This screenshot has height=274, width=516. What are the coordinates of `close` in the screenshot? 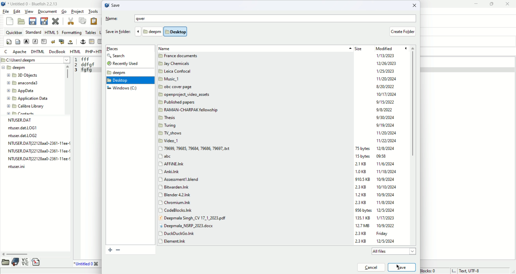 It's located at (508, 4).